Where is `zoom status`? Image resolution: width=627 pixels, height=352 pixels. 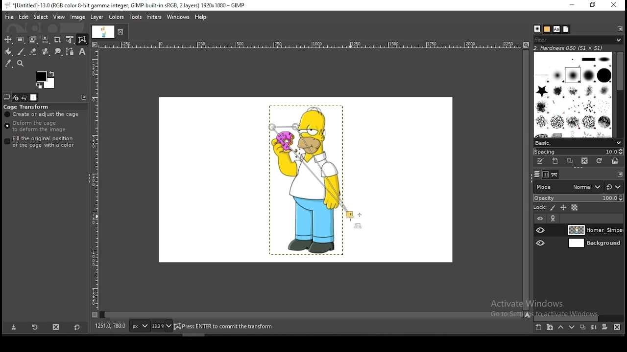 zoom status is located at coordinates (161, 326).